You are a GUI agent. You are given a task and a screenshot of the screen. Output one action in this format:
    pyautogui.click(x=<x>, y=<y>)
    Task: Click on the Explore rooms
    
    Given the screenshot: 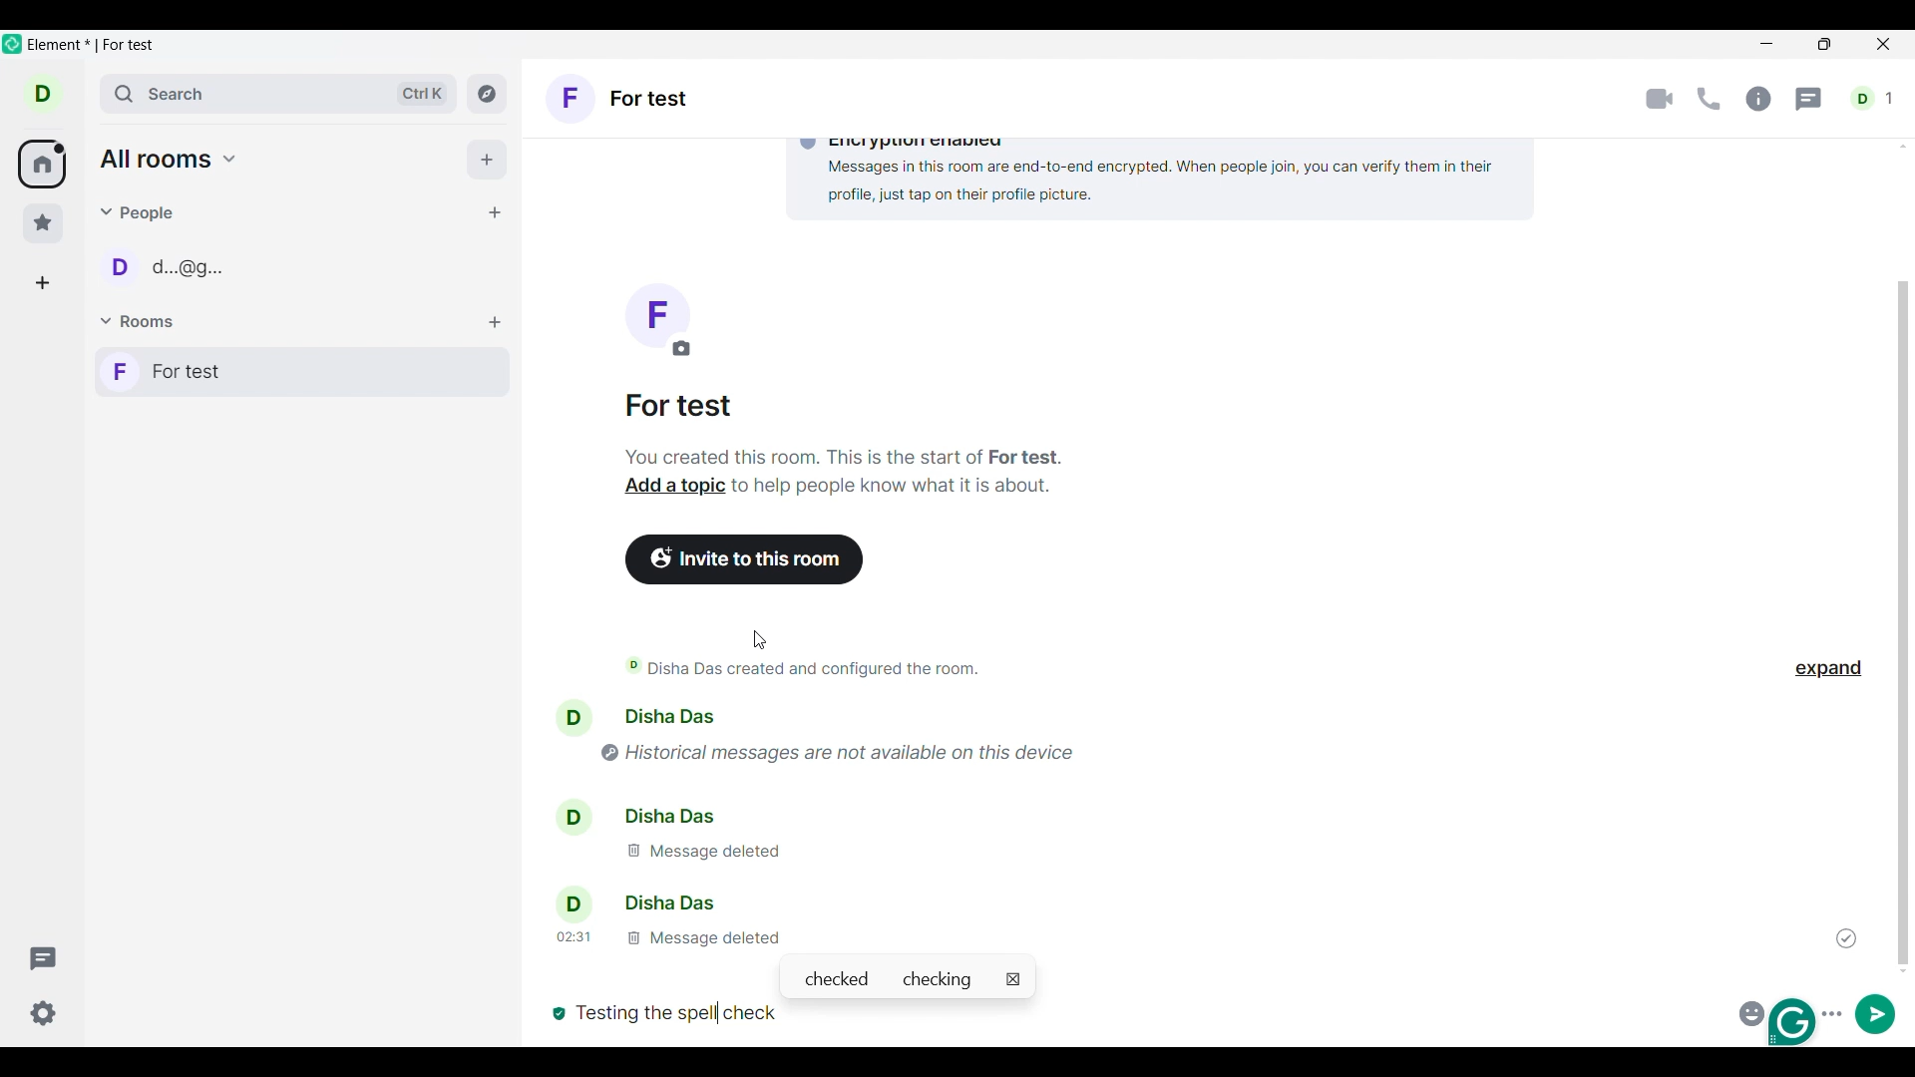 What is the action you would take?
    pyautogui.click(x=487, y=93)
    